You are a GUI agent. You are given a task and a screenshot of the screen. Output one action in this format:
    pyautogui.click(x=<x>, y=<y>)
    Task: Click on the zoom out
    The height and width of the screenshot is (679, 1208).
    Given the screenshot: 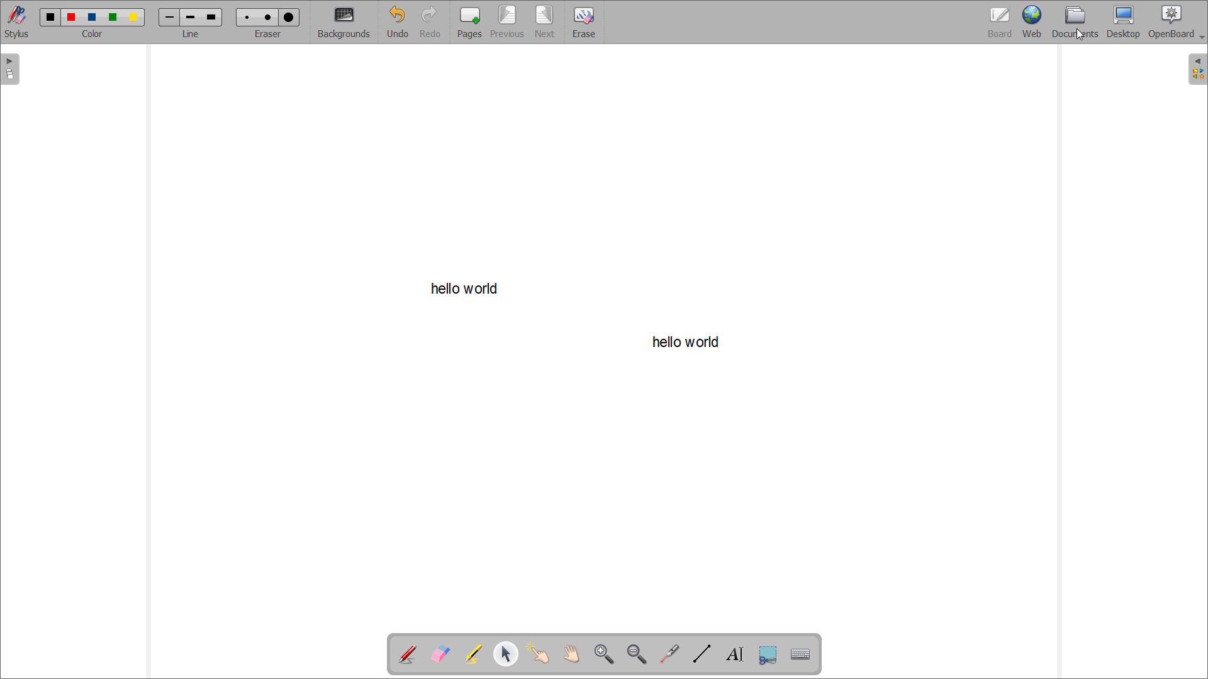 What is the action you would take?
    pyautogui.click(x=636, y=654)
    